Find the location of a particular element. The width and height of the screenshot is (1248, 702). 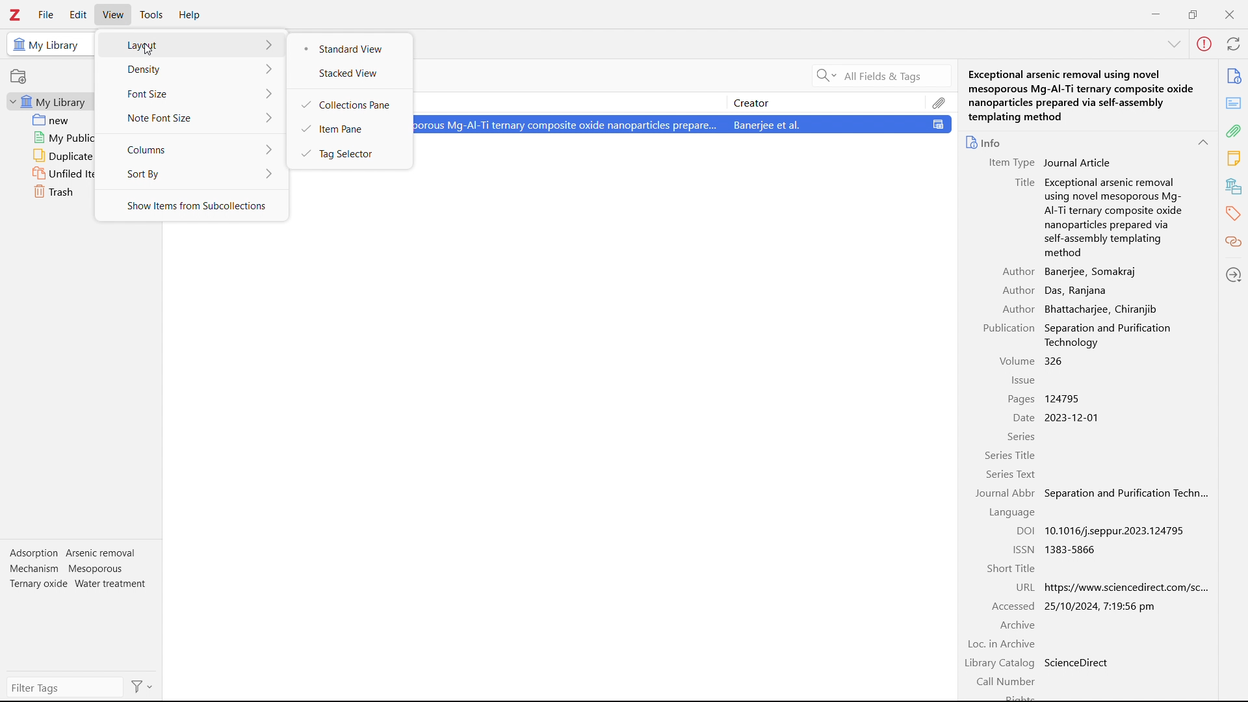

edit is located at coordinates (78, 16).